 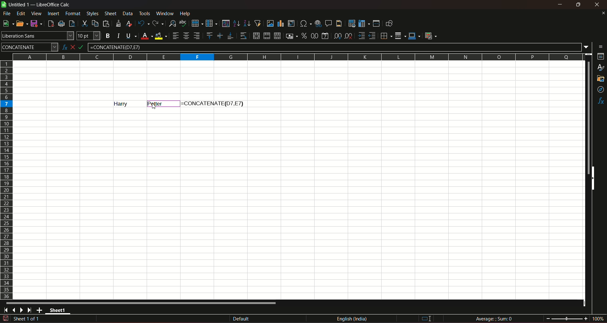 I want to click on format as percent, so click(x=304, y=35).